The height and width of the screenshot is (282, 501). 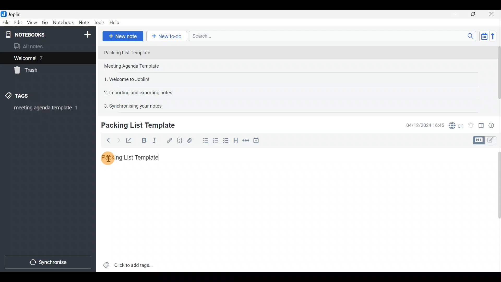 I want to click on Spell checker, so click(x=455, y=125).